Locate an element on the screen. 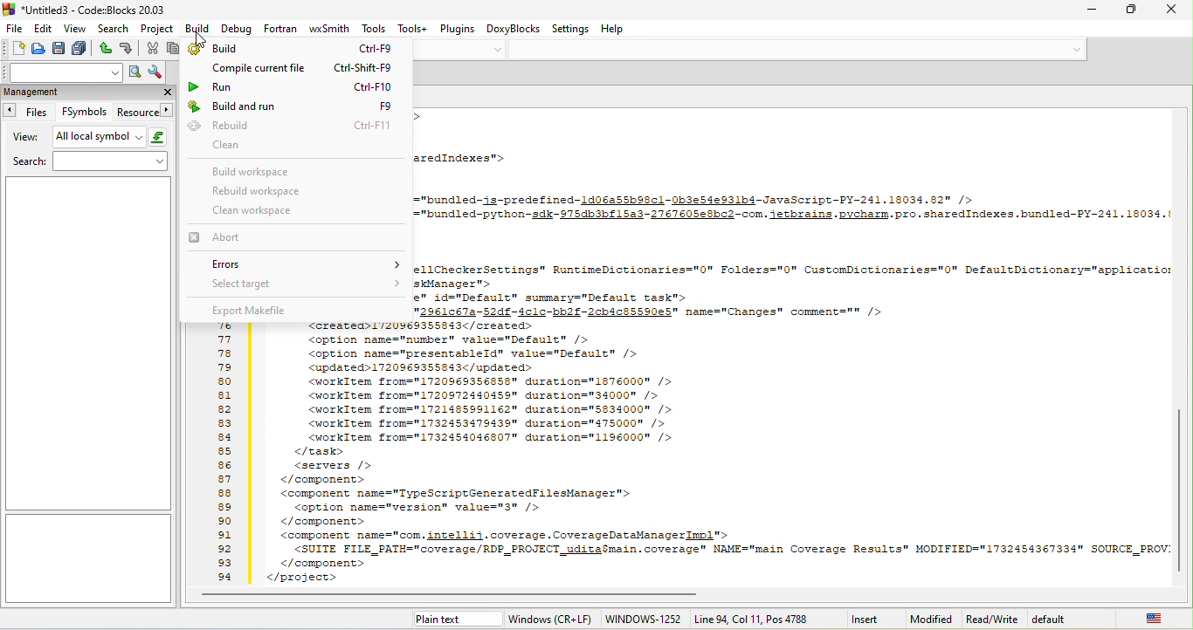 The height and width of the screenshot is (630, 1193). rebuild workspace is located at coordinates (257, 190).